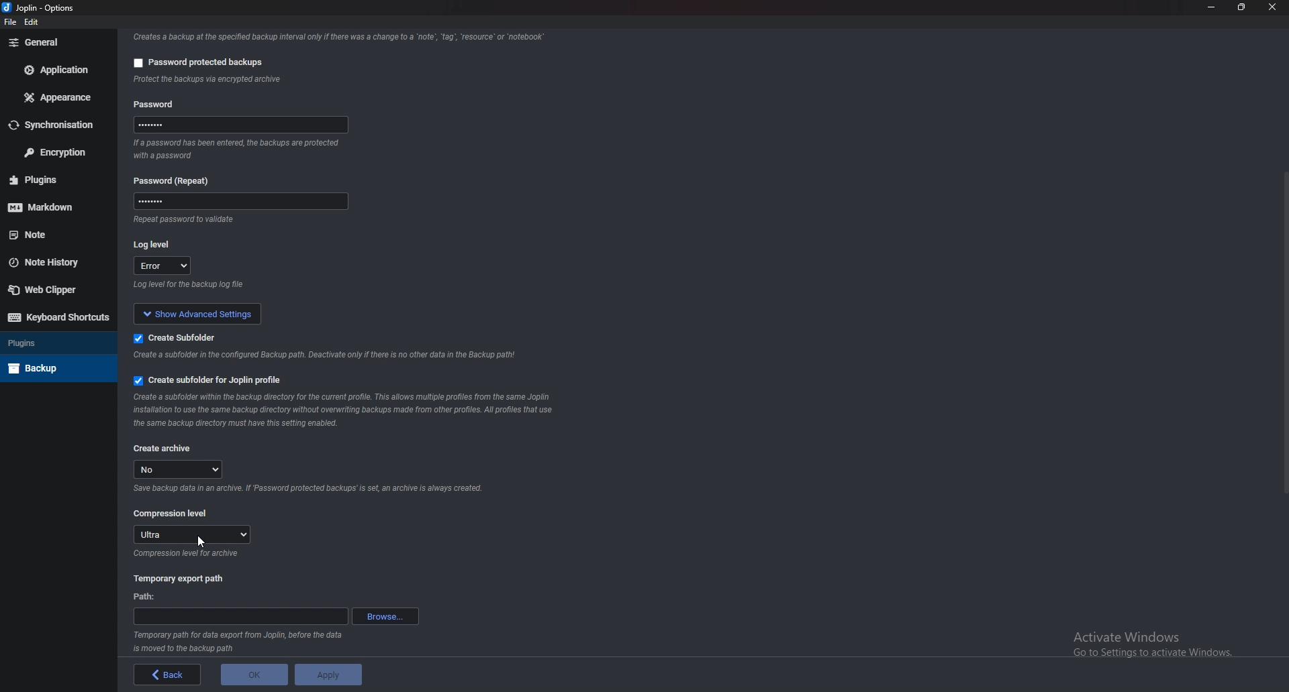  What do you see at coordinates (240, 617) in the screenshot?
I see `path` at bounding box center [240, 617].